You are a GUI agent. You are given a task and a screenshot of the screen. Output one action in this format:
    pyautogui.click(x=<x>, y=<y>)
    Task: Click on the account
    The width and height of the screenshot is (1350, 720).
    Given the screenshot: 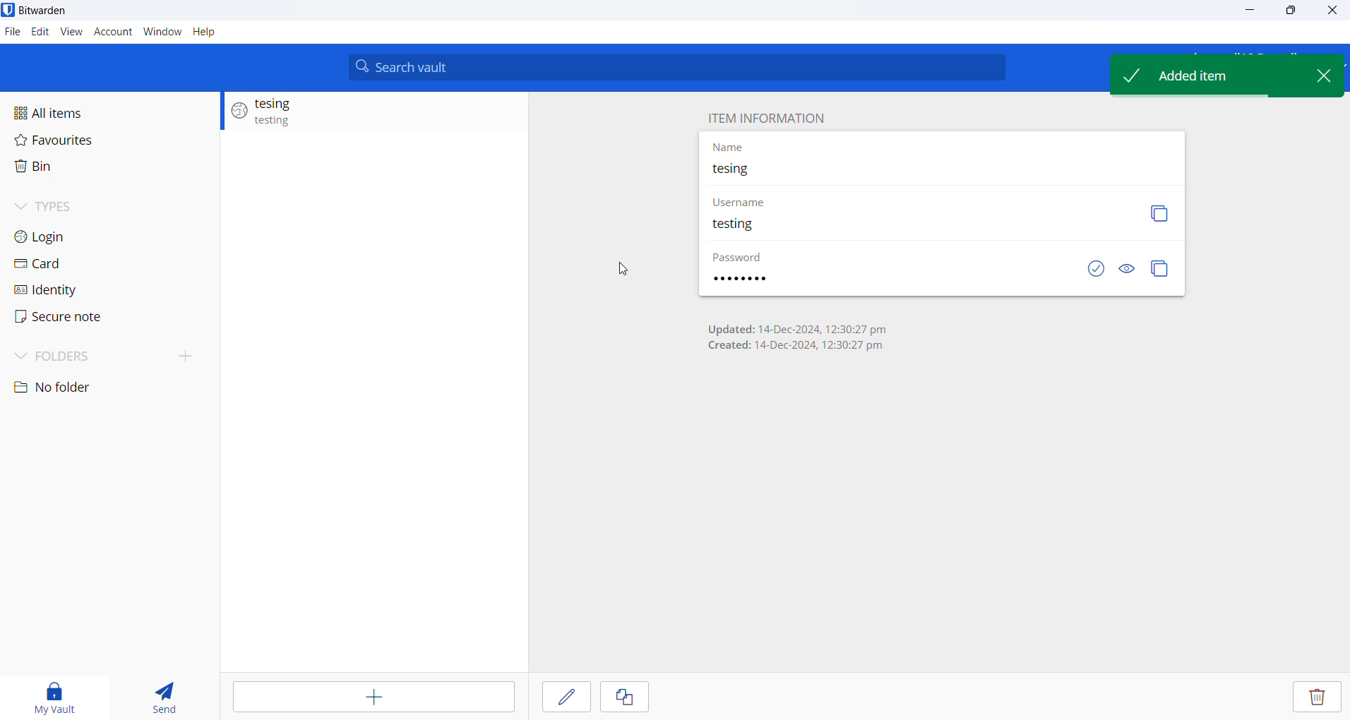 What is the action you would take?
    pyautogui.click(x=114, y=34)
    